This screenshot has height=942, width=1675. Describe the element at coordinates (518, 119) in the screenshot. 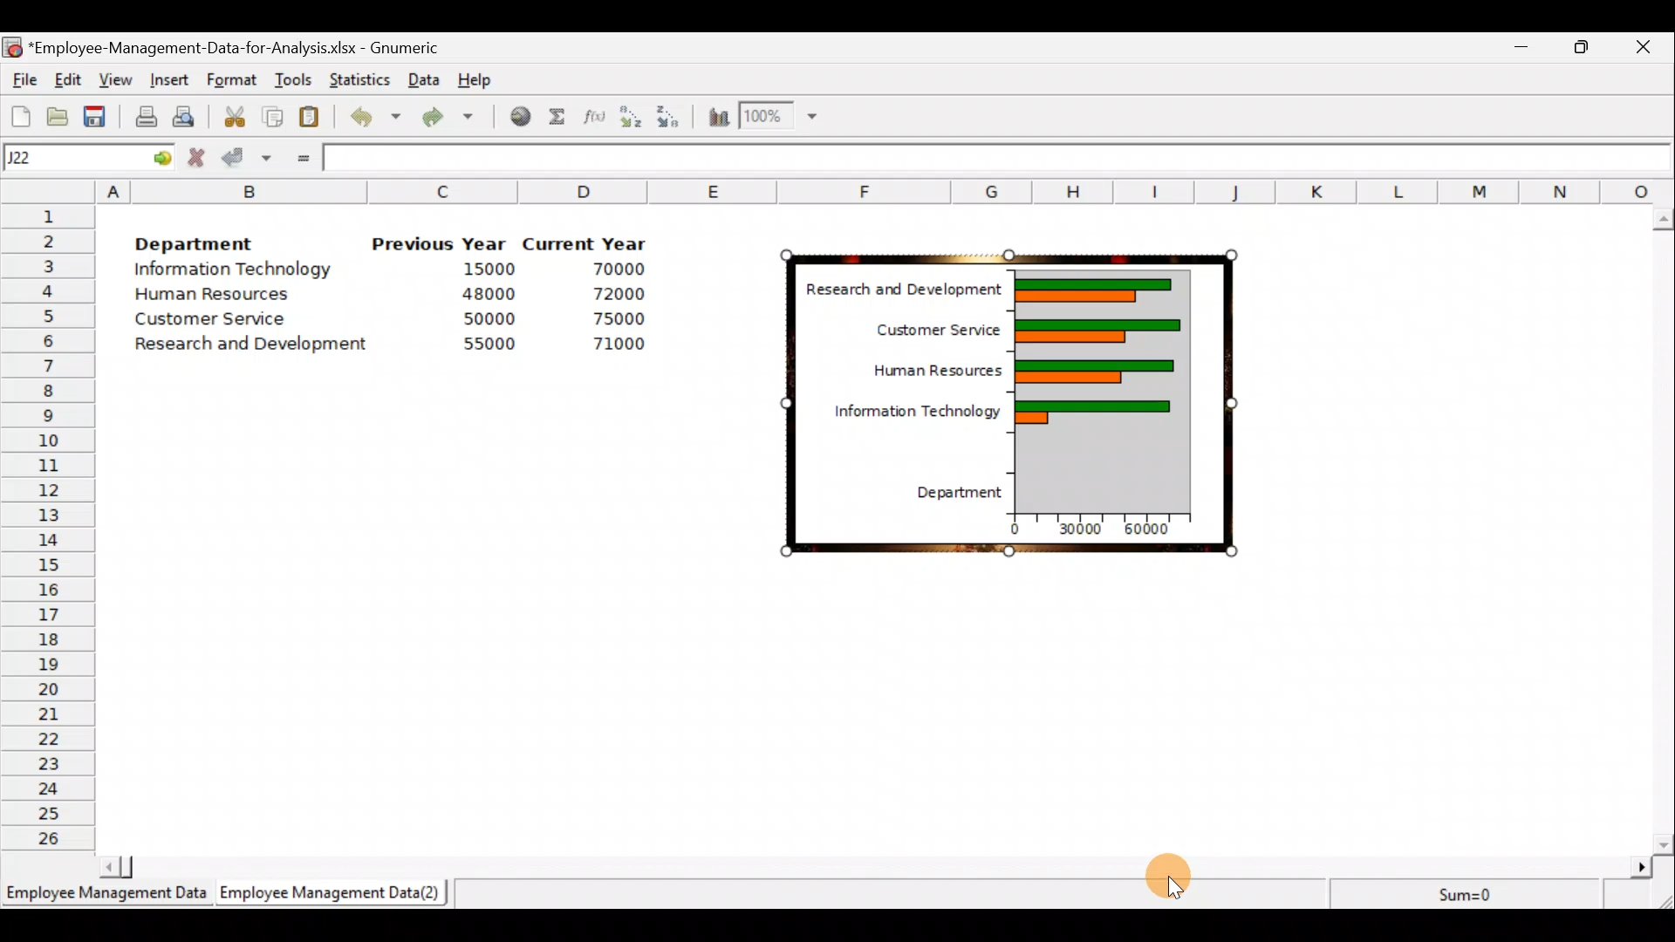

I see `Insert hyperlink` at that location.